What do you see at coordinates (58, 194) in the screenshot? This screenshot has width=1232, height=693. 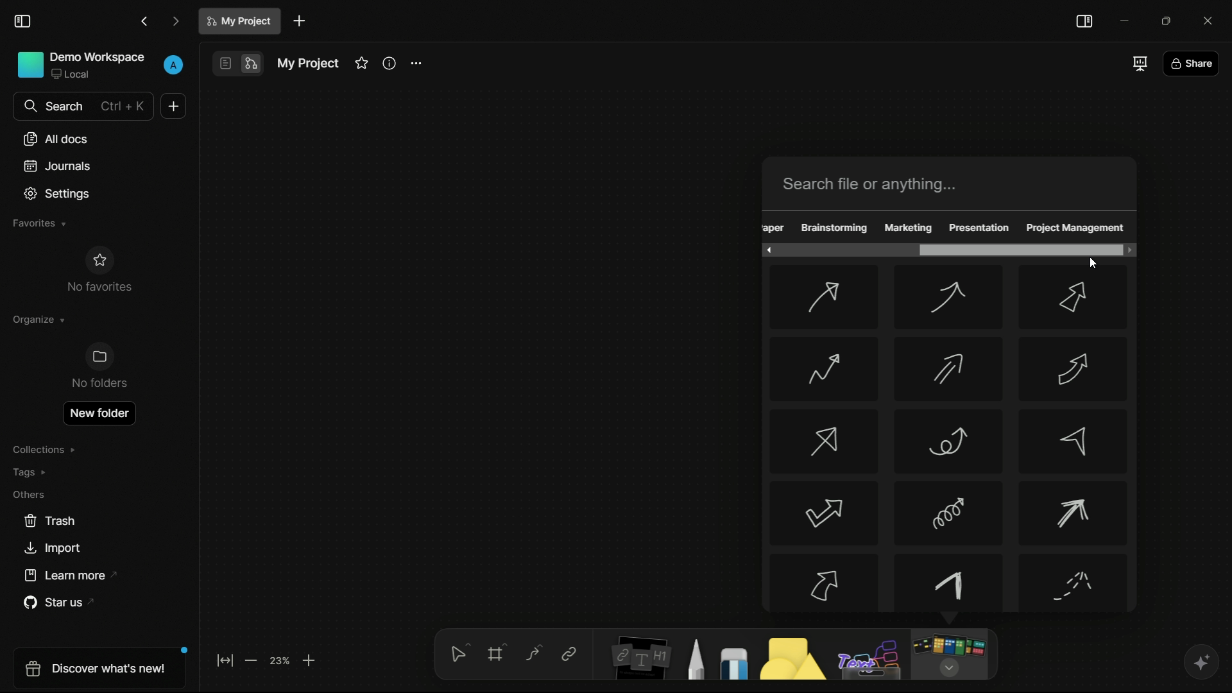 I see `settings` at bounding box center [58, 194].